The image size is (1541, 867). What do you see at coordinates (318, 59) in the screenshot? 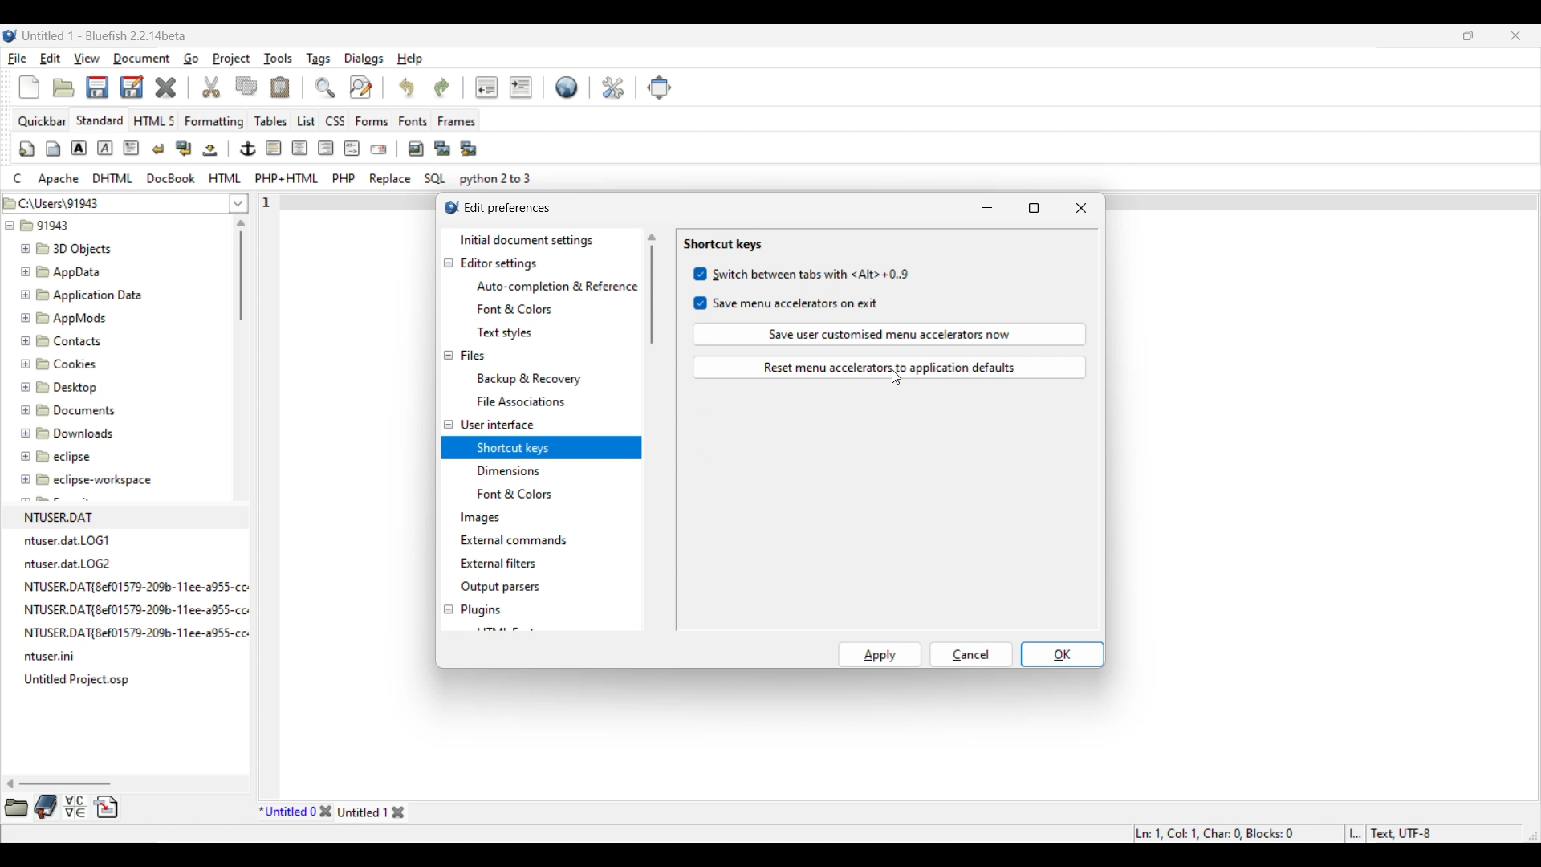
I see `Tags menu` at bounding box center [318, 59].